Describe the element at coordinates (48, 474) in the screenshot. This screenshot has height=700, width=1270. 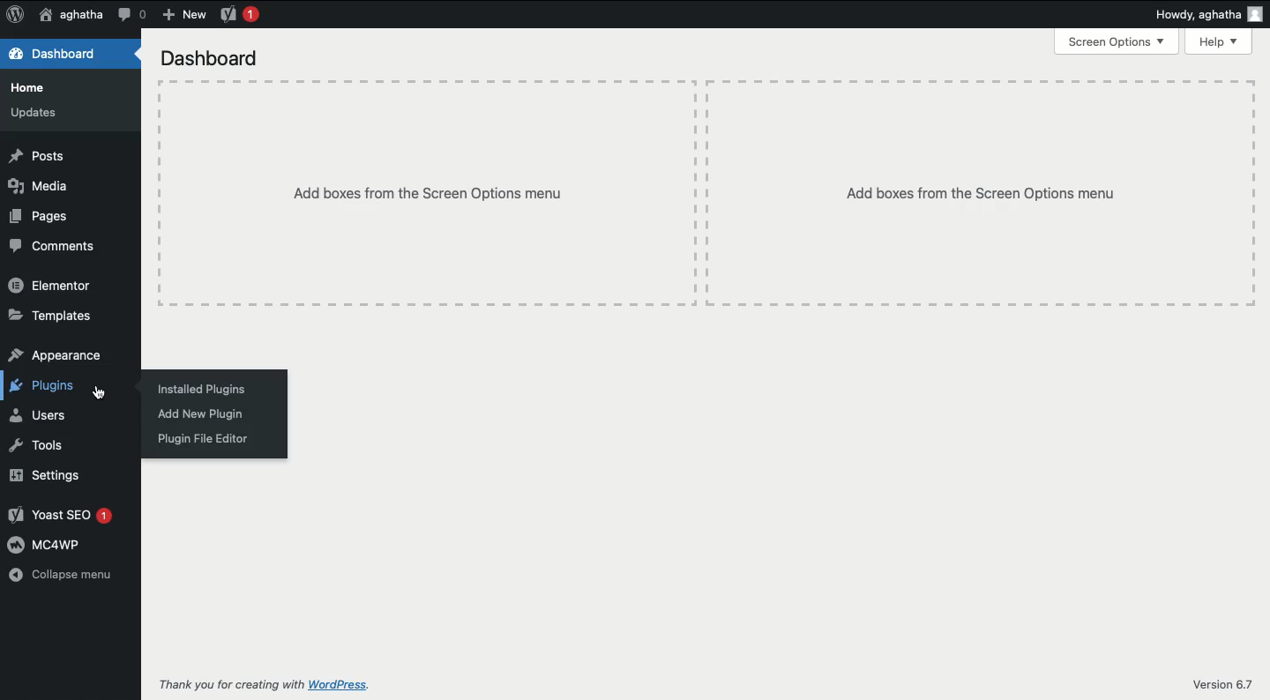
I see `Settings` at that location.